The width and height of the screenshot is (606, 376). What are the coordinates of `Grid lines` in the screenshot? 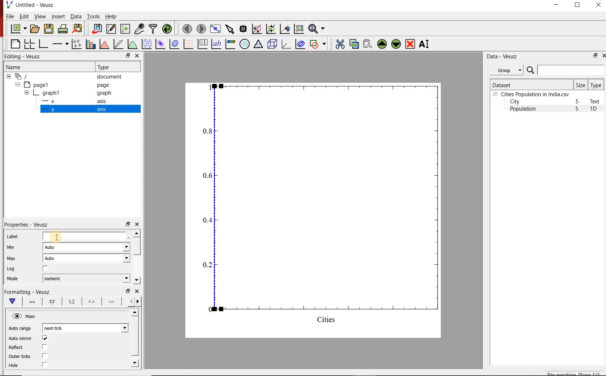 It's located at (135, 301).